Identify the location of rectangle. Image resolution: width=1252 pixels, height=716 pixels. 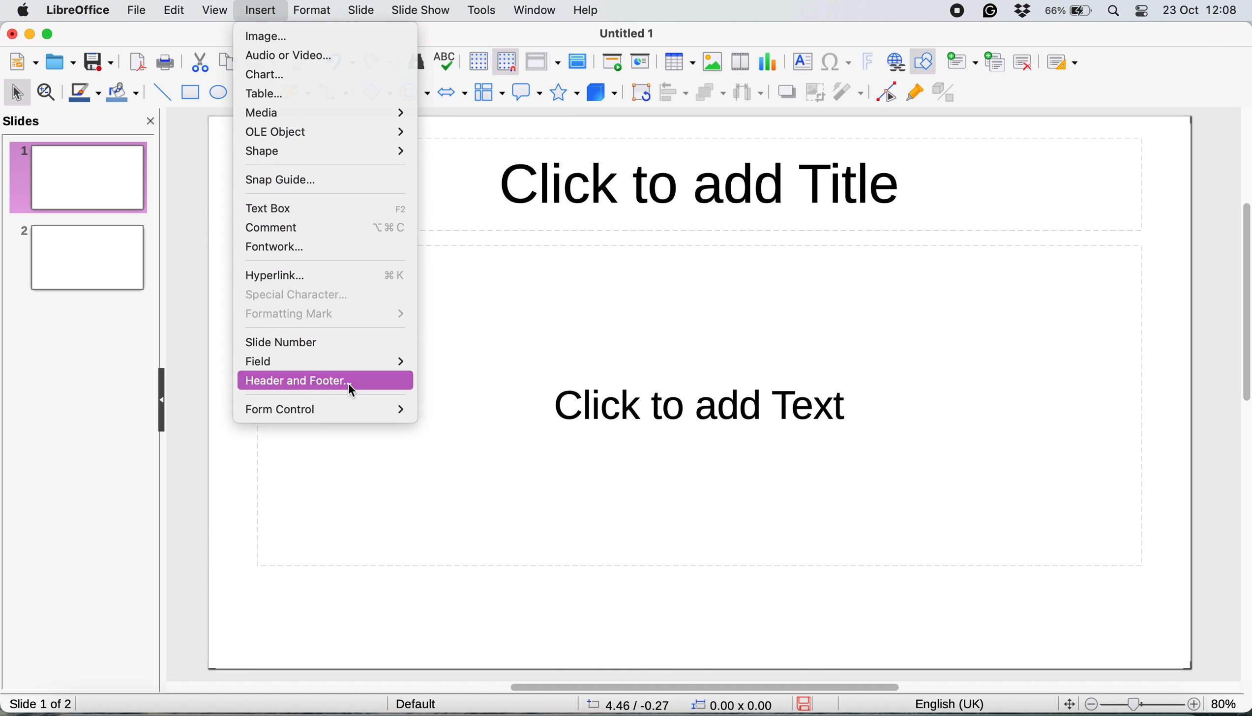
(190, 93).